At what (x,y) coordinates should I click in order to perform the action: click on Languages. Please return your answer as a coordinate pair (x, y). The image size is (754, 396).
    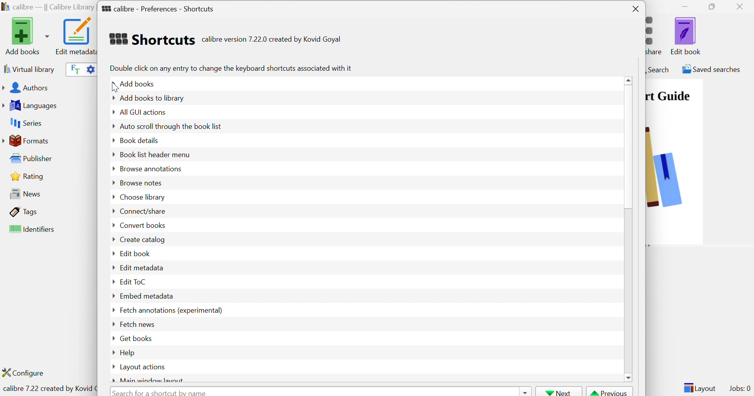
    Looking at the image, I should click on (31, 106).